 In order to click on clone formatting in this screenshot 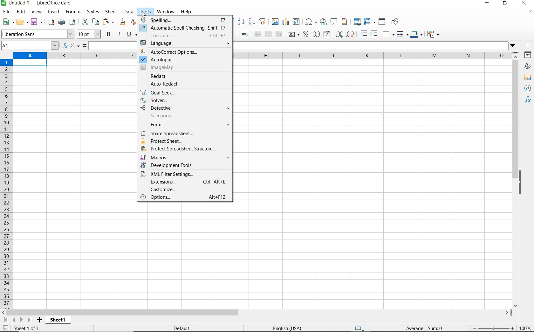, I will do `click(123, 22)`.